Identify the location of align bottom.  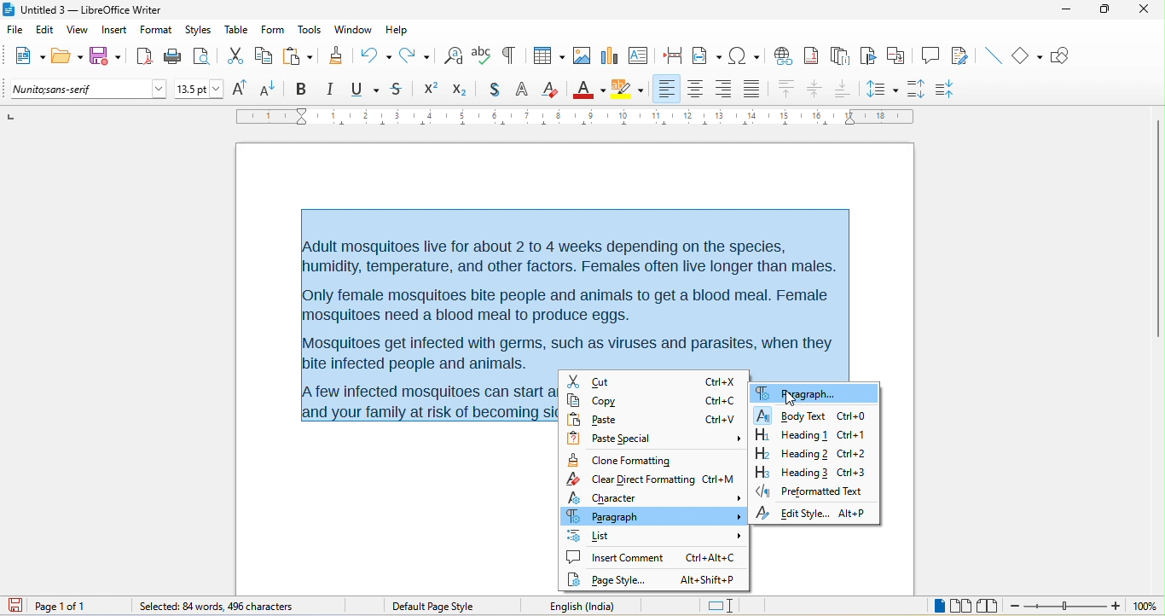
(843, 88).